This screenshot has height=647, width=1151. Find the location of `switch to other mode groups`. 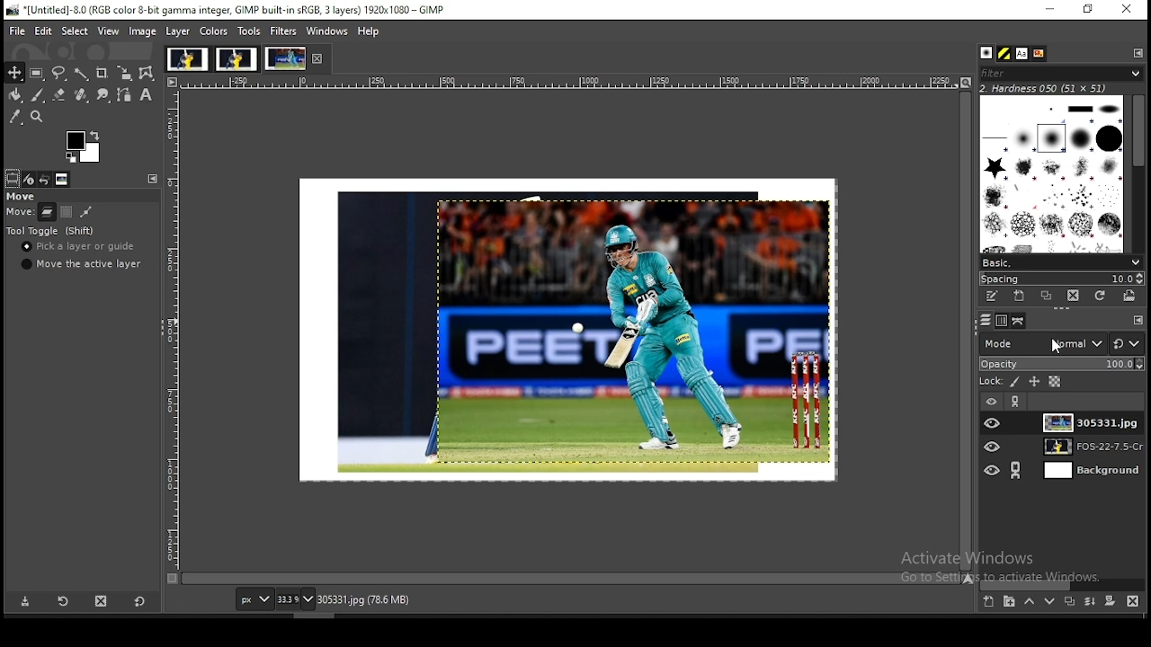

switch to other mode groups is located at coordinates (1128, 343).